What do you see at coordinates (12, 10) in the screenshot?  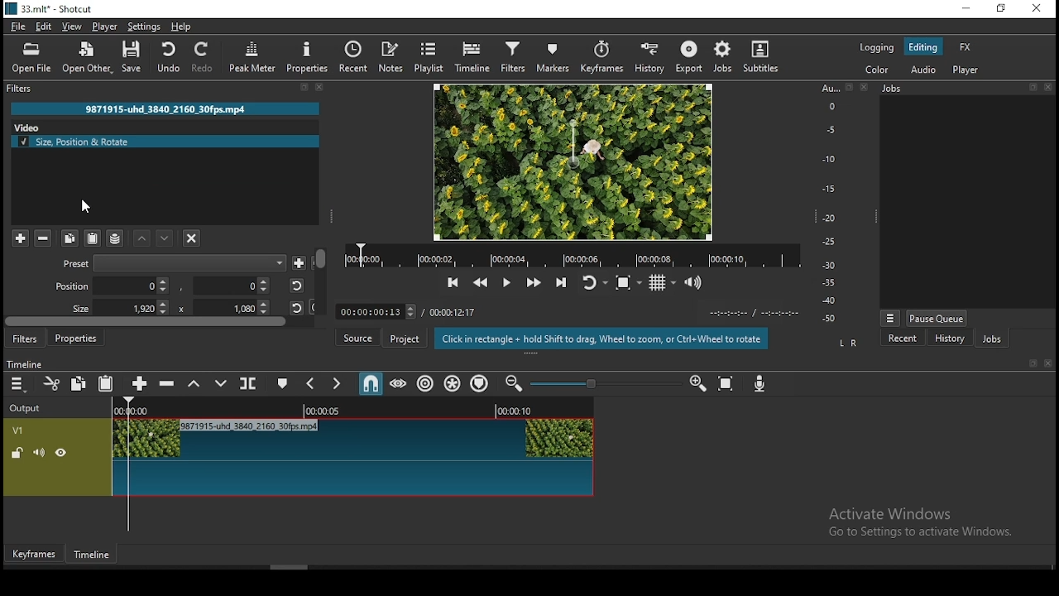 I see `logo` at bounding box center [12, 10].